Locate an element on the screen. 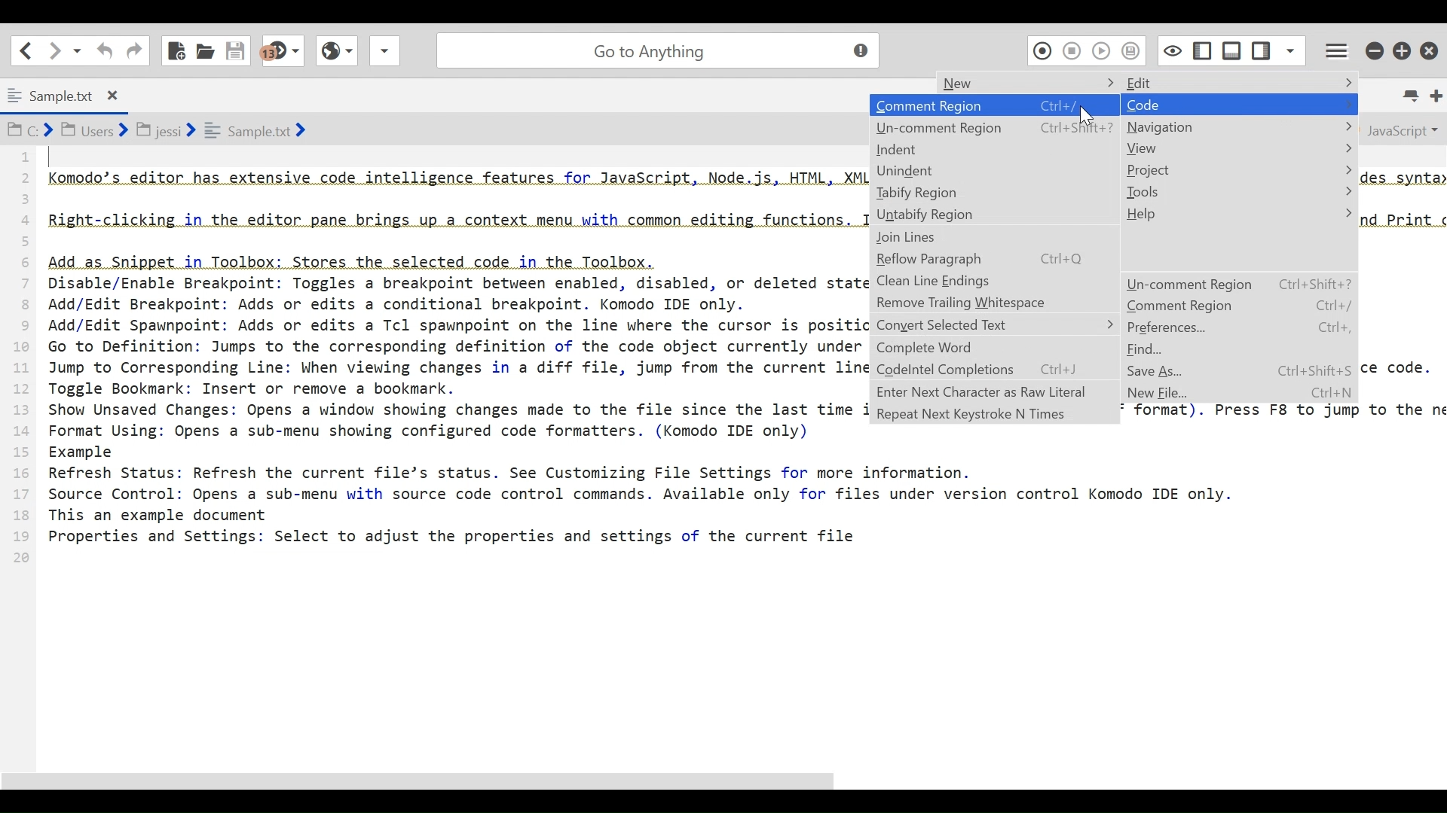 The image size is (1447, 813). Cursor is located at coordinates (1091, 118).